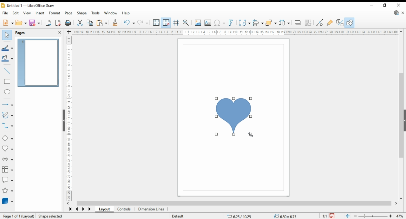 The height and width of the screenshot is (219, 406). I want to click on new shape, so click(232, 117).